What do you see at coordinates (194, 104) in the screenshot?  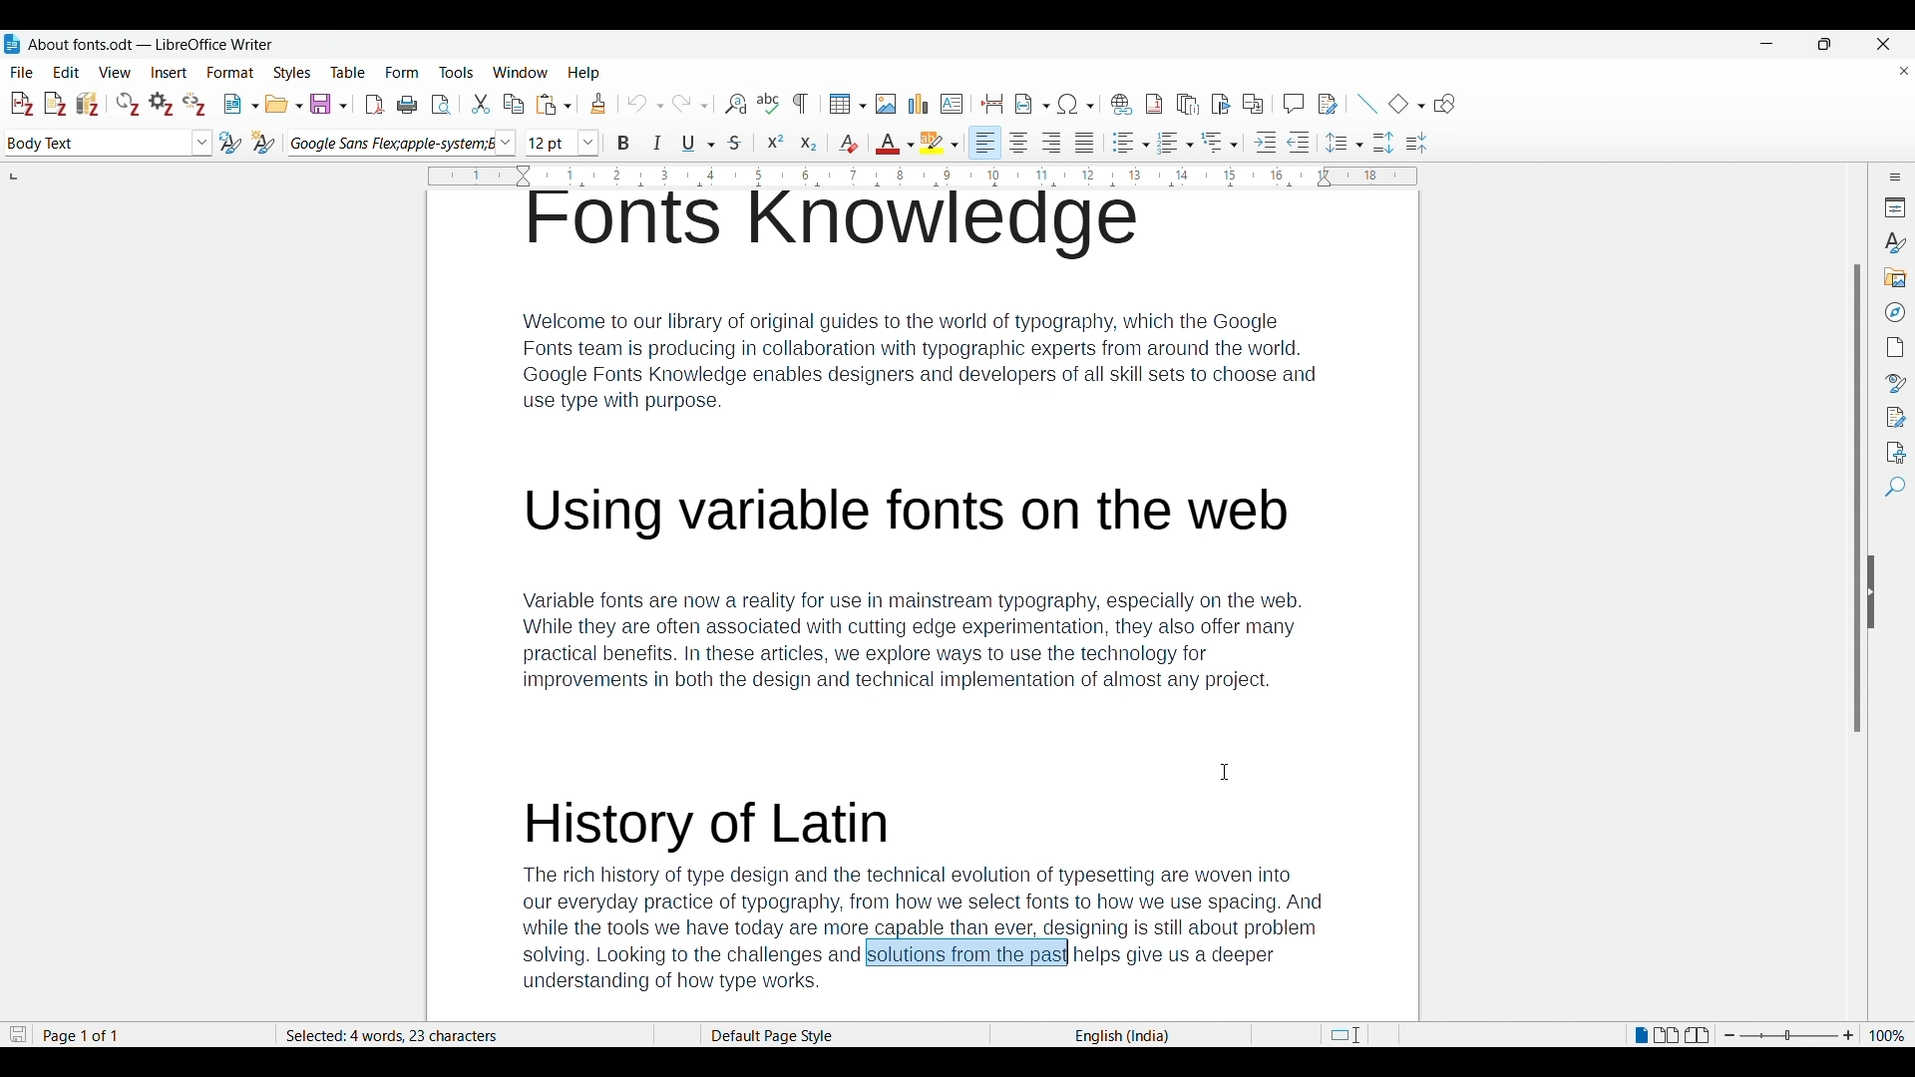 I see `Unlink citations` at bounding box center [194, 104].